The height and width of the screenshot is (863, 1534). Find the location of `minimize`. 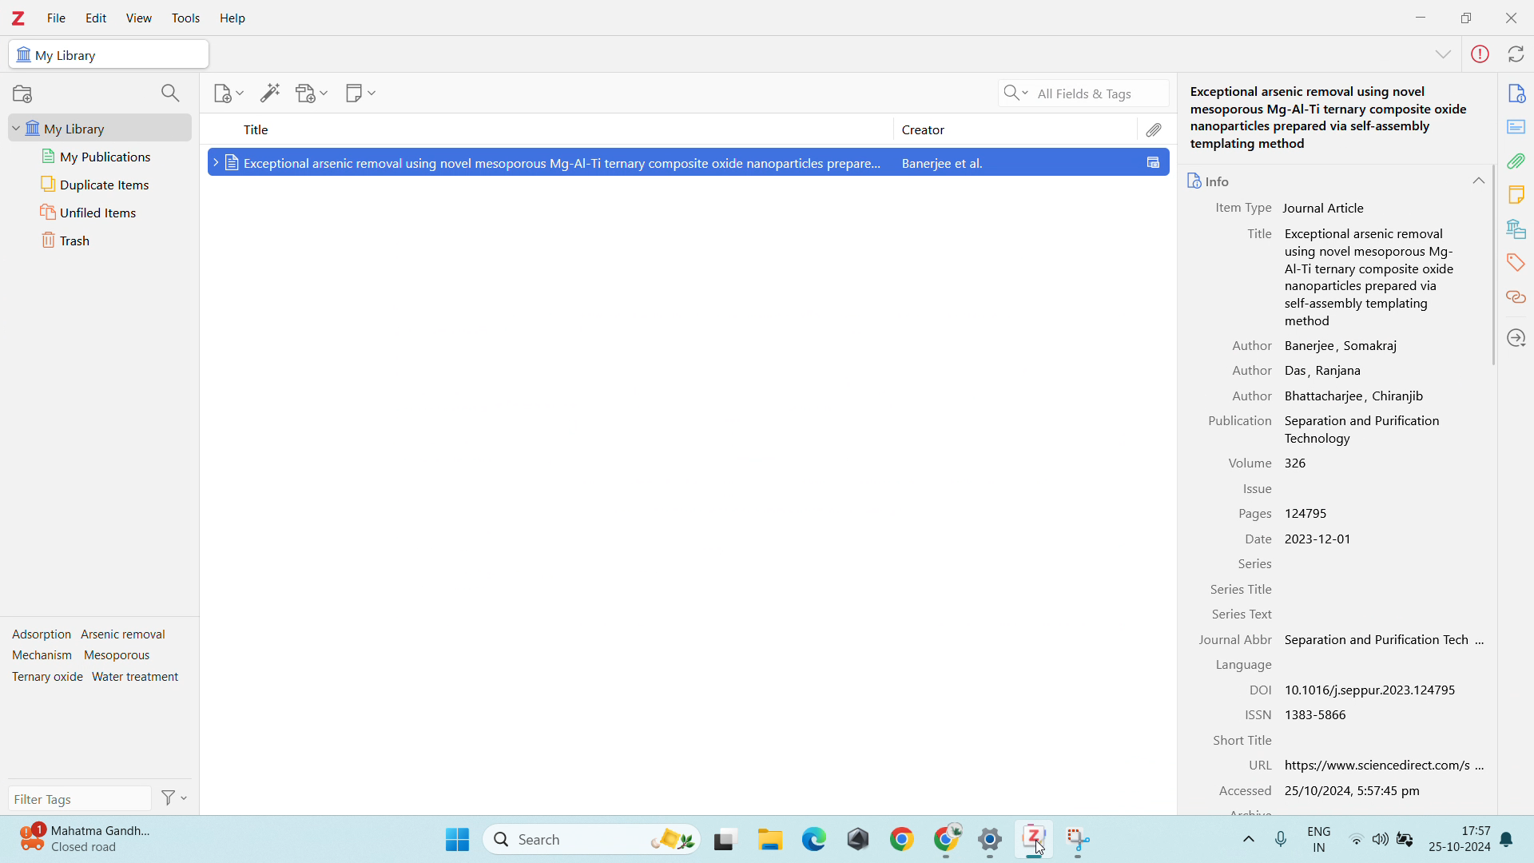

minimize is located at coordinates (1421, 15).